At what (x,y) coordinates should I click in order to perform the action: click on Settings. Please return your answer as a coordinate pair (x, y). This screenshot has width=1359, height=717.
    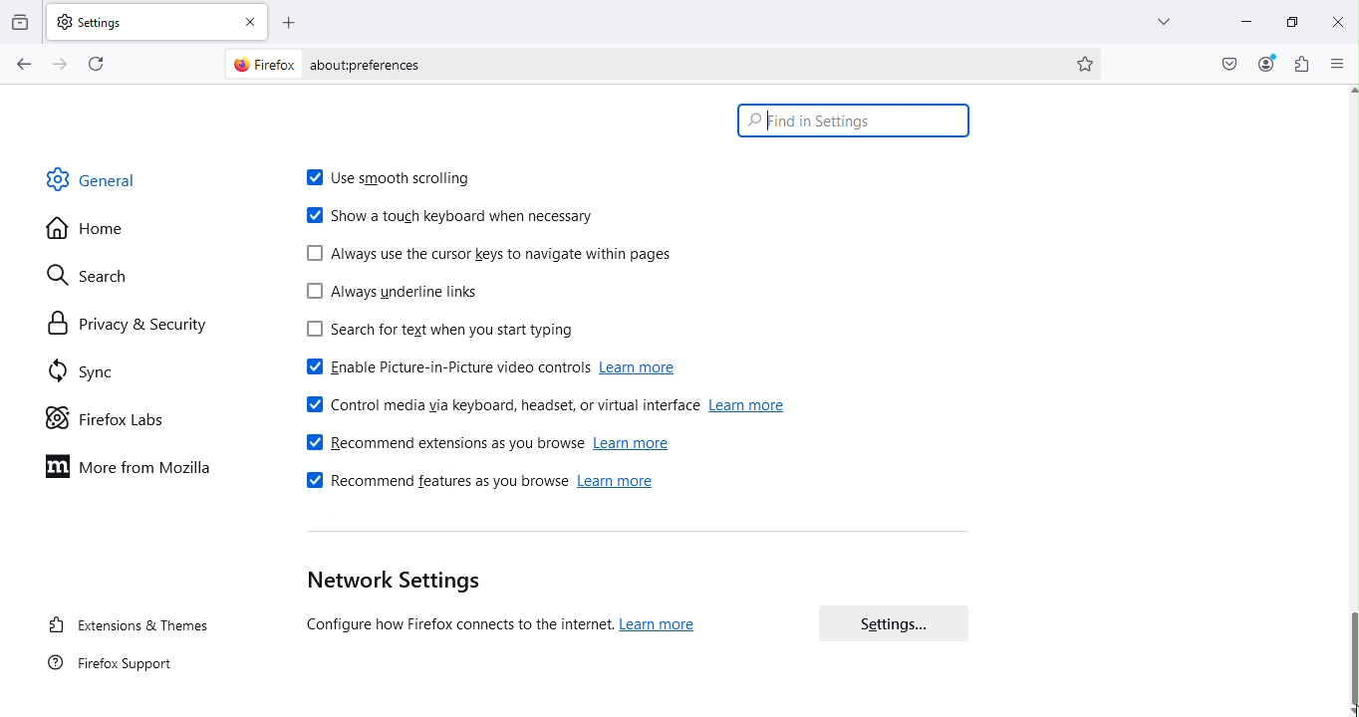
    Looking at the image, I should click on (140, 21).